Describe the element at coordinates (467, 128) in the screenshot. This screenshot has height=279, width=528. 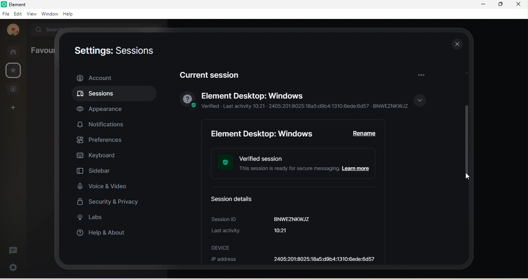
I see `vertical scroll bar` at that location.